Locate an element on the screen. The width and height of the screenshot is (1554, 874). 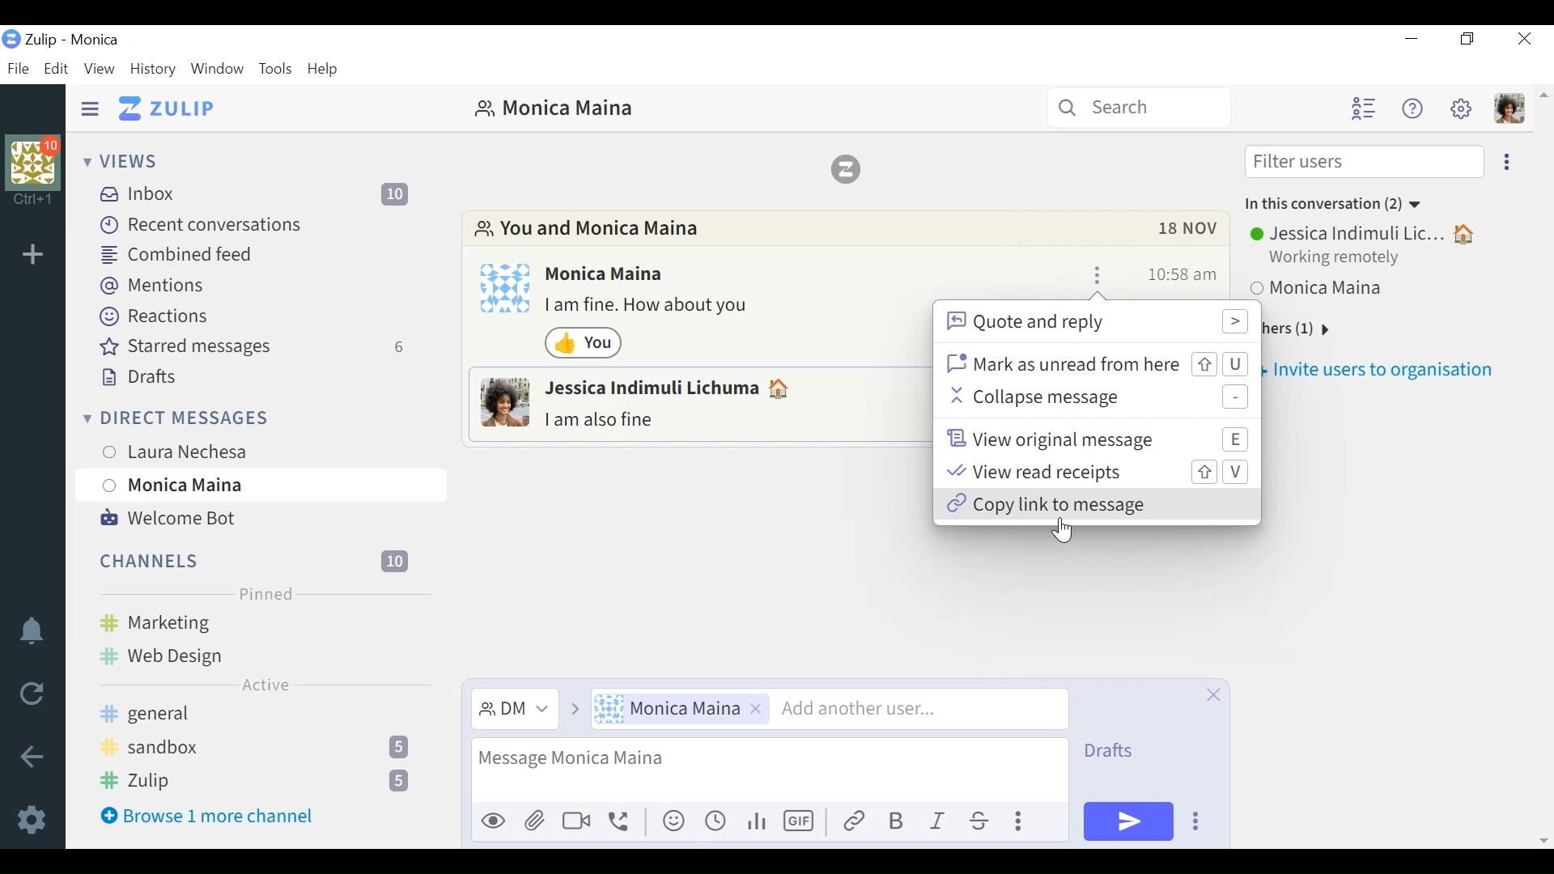
Others (1) is located at coordinates (1314, 329).